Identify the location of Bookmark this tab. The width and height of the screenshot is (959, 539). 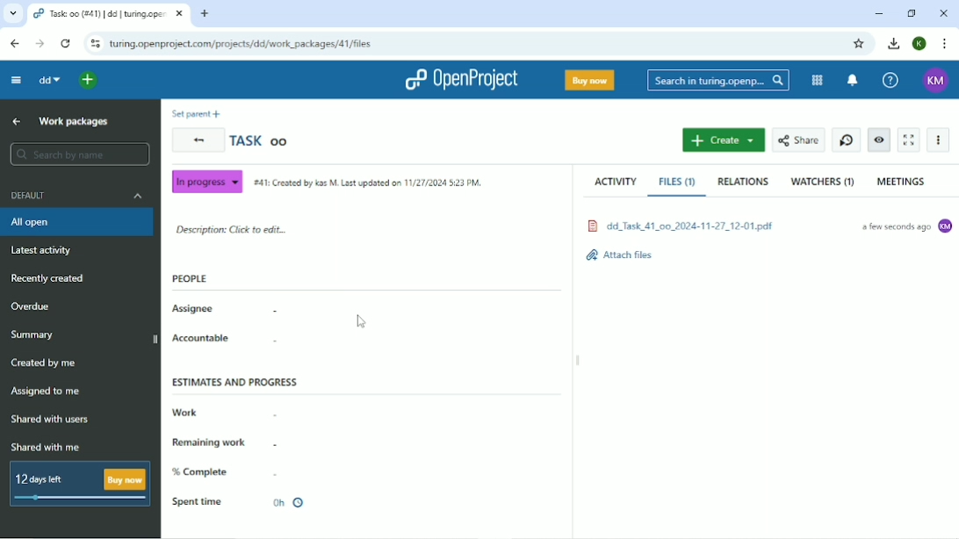
(860, 44).